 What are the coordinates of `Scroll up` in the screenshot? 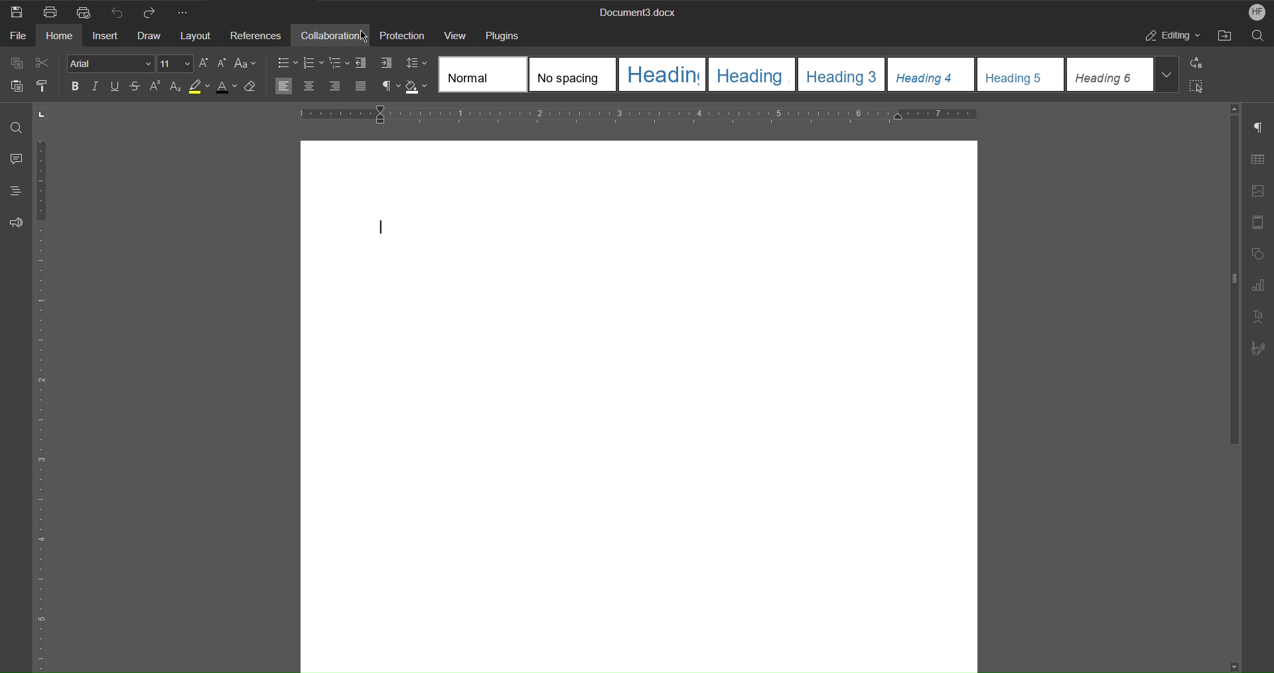 It's located at (1233, 106).